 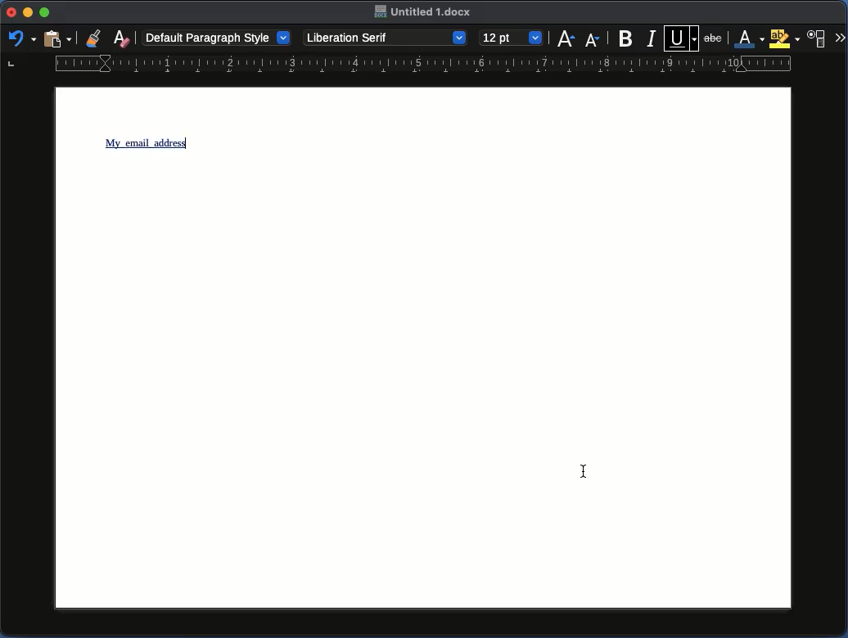 What do you see at coordinates (682, 37) in the screenshot?
I see `Underline` at bounding box center [682, 37].